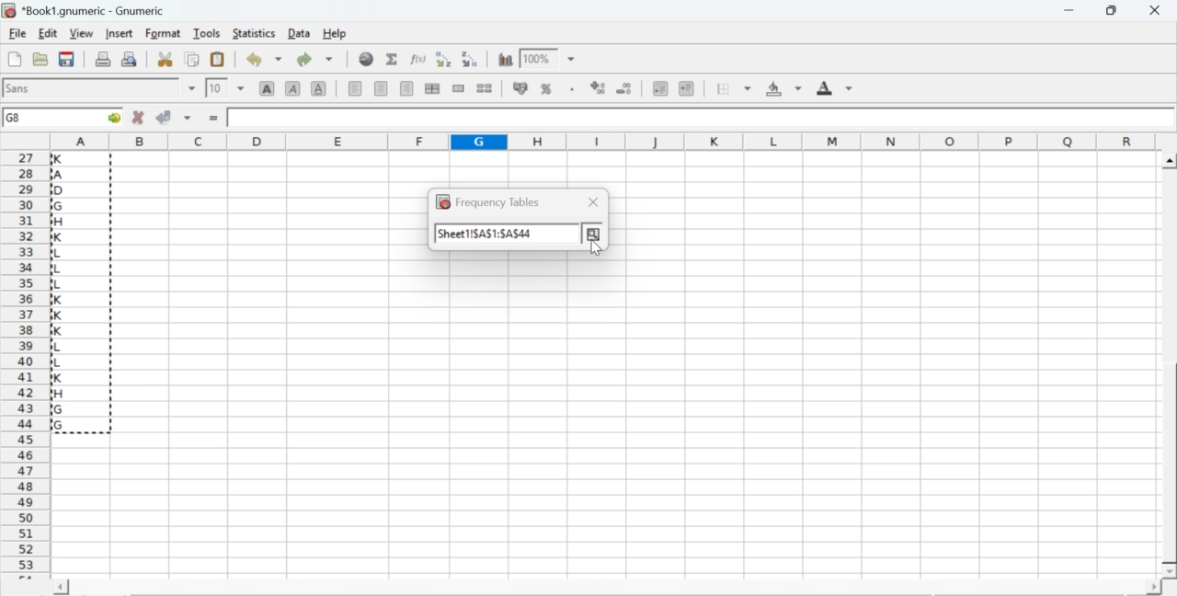 Image resolution: width=1177 pixels, height=596 pixels. What do you see at coordinates (64, 159) in the screenshot?
I see `cursor` at bounding box center [64, 159].